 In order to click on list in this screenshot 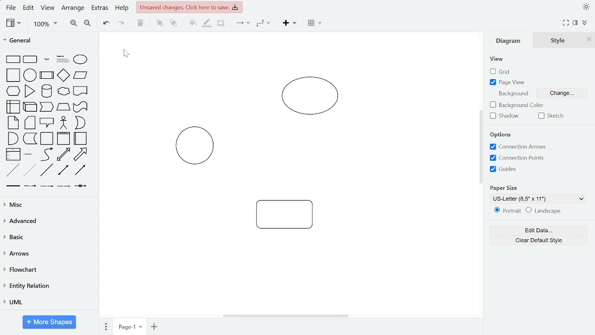, I will do `click(13, 154)`.